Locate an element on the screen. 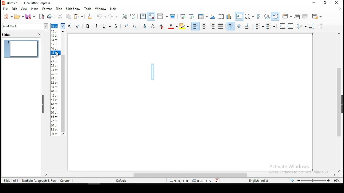  22 is located at coordinates (56, 65).